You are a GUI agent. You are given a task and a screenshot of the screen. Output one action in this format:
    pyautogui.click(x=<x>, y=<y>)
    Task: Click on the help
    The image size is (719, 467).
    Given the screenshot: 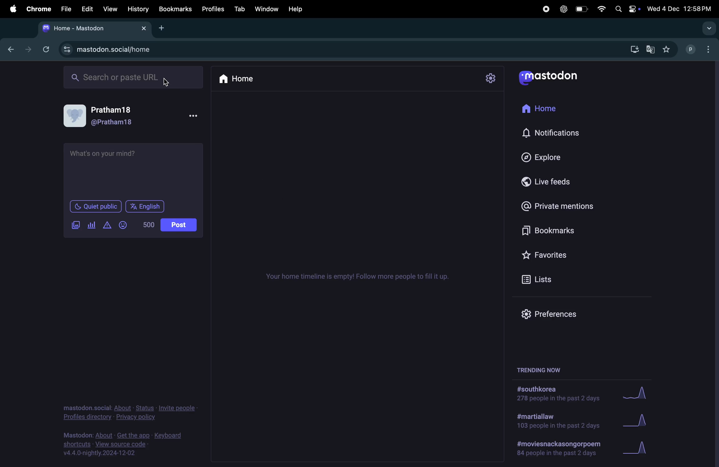 What is the action you would take?
    pyautogui.click(x=295, y=9)
    